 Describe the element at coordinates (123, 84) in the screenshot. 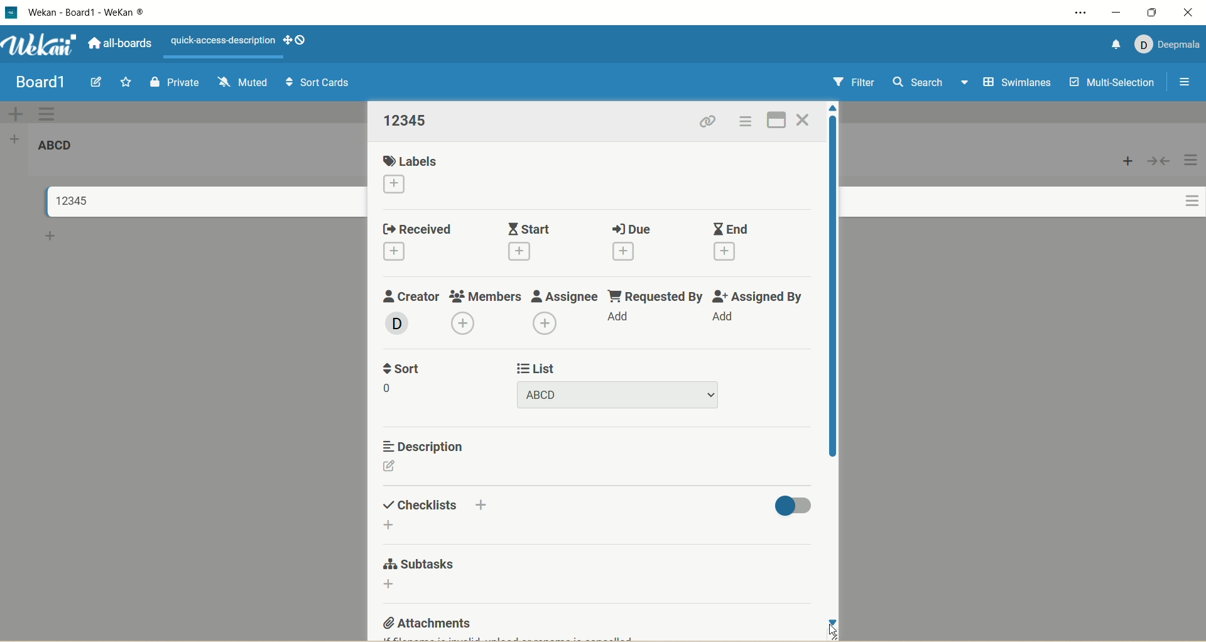

I see `favorite` at that location.